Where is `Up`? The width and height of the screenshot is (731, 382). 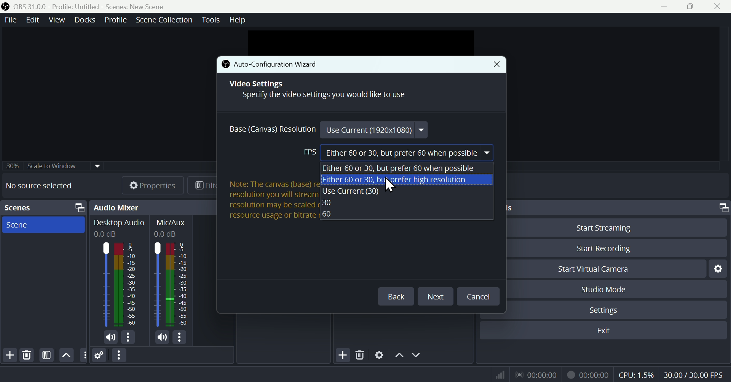
Up is located at coordinates (399, 355).